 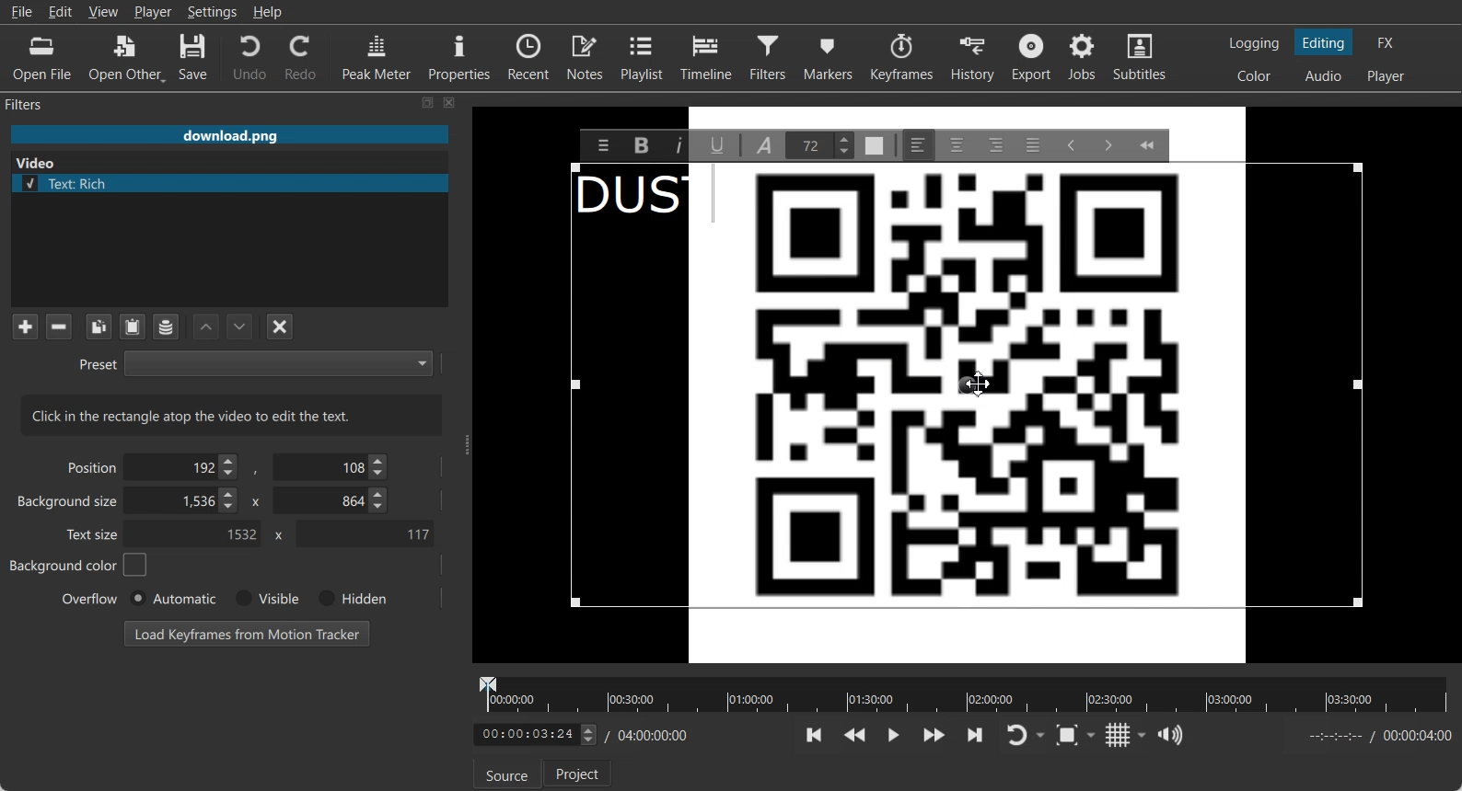 I want to click on Project, so click(x=579, y=773).